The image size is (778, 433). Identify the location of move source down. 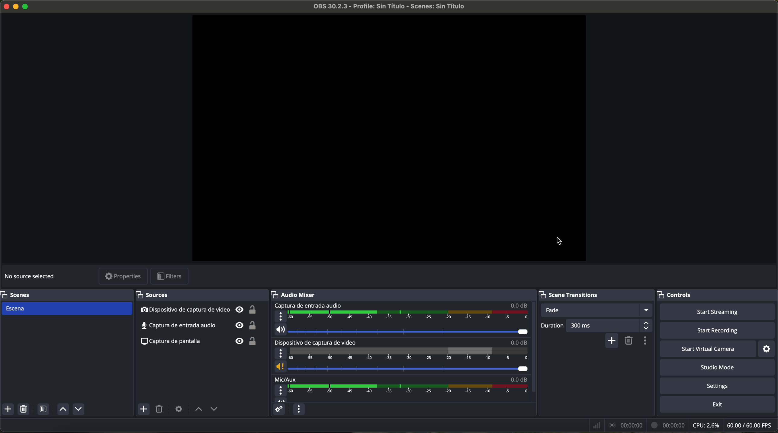
(78, 409).